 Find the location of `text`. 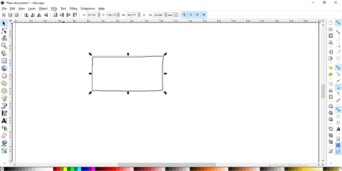

text is located at coordinates (64, 8).